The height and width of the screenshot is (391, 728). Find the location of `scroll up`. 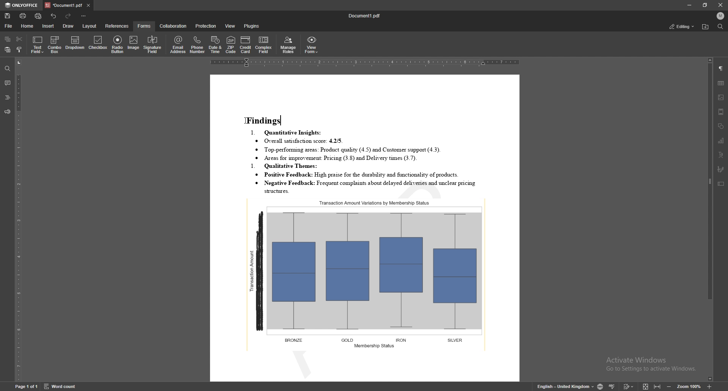

scroll up is located at coordinates (709, 60).